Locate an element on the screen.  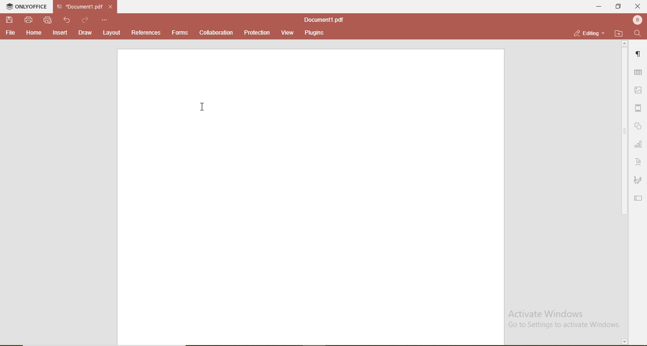
Activate Windows
Go to Settings to activate Windows. is located at coordinates (563, 320).